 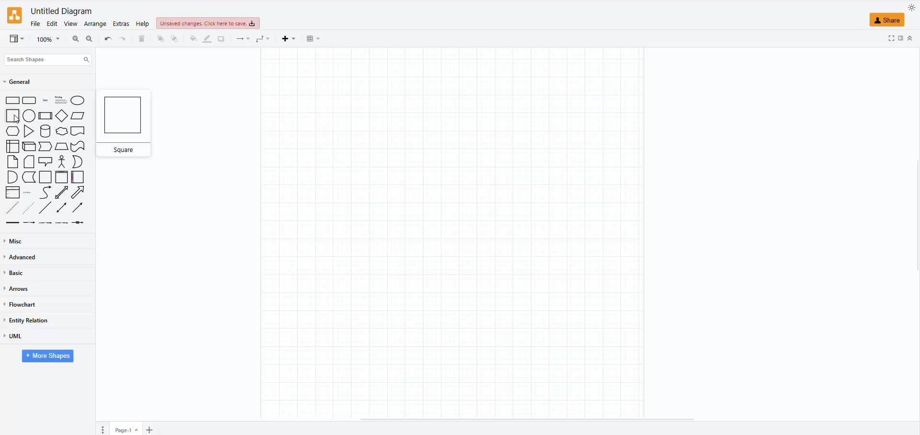 I want to click on heading, so click(x=60, y=100).